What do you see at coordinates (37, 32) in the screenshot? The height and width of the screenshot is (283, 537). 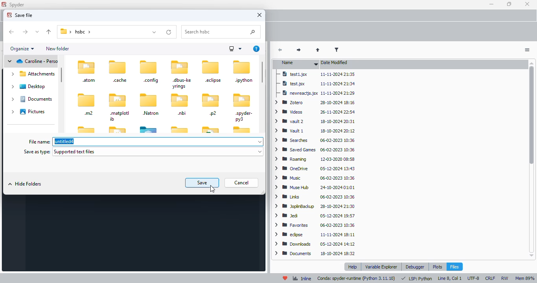 I see `recent locations` at bounding box center [37, 32].